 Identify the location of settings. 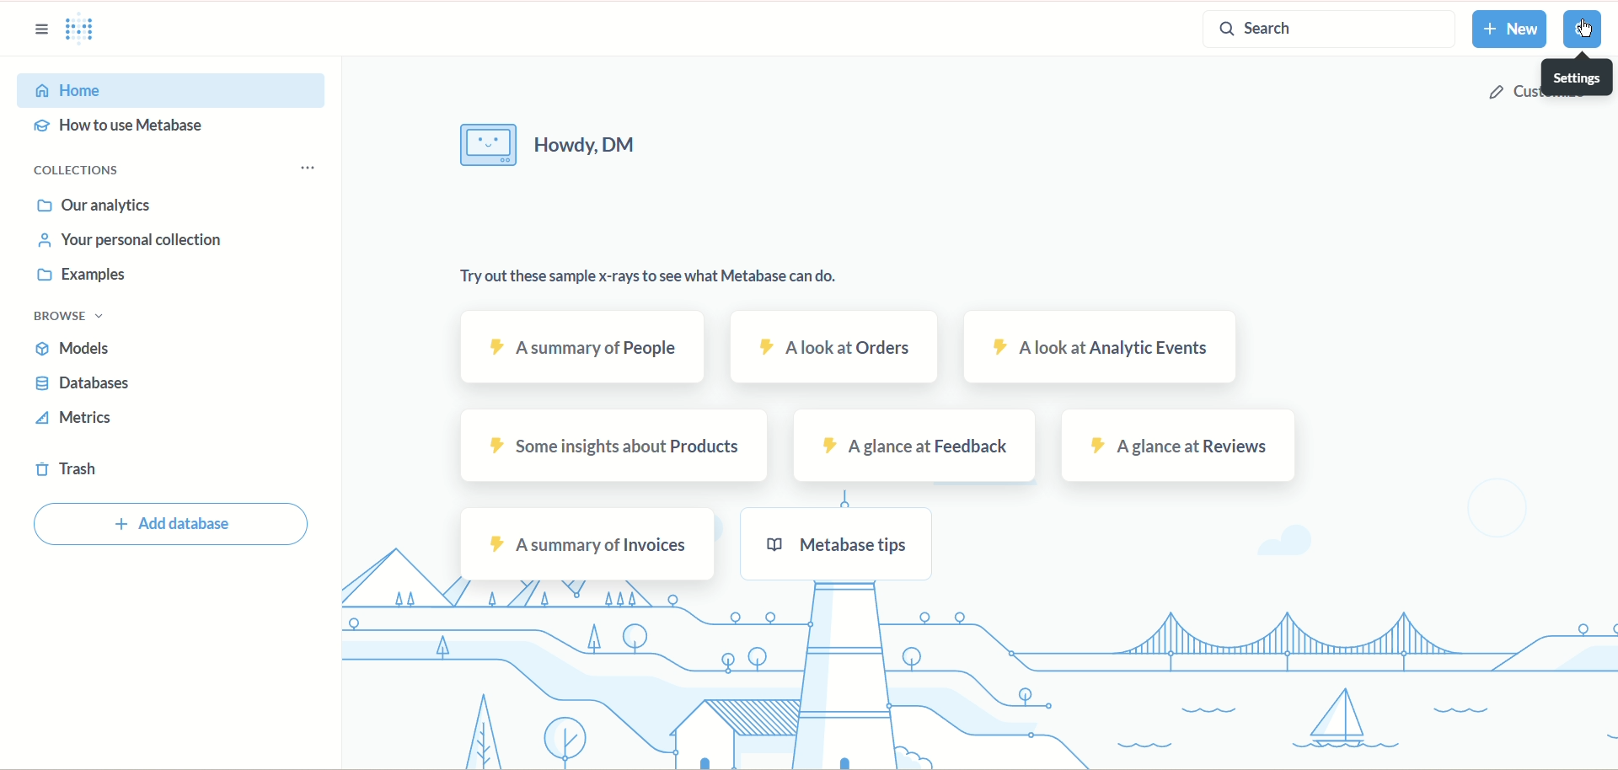
(1578, 79).